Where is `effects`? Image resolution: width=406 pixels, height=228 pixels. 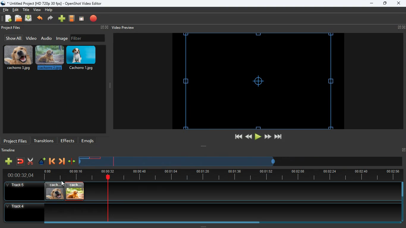
effects is located at coordinates (68, 140).